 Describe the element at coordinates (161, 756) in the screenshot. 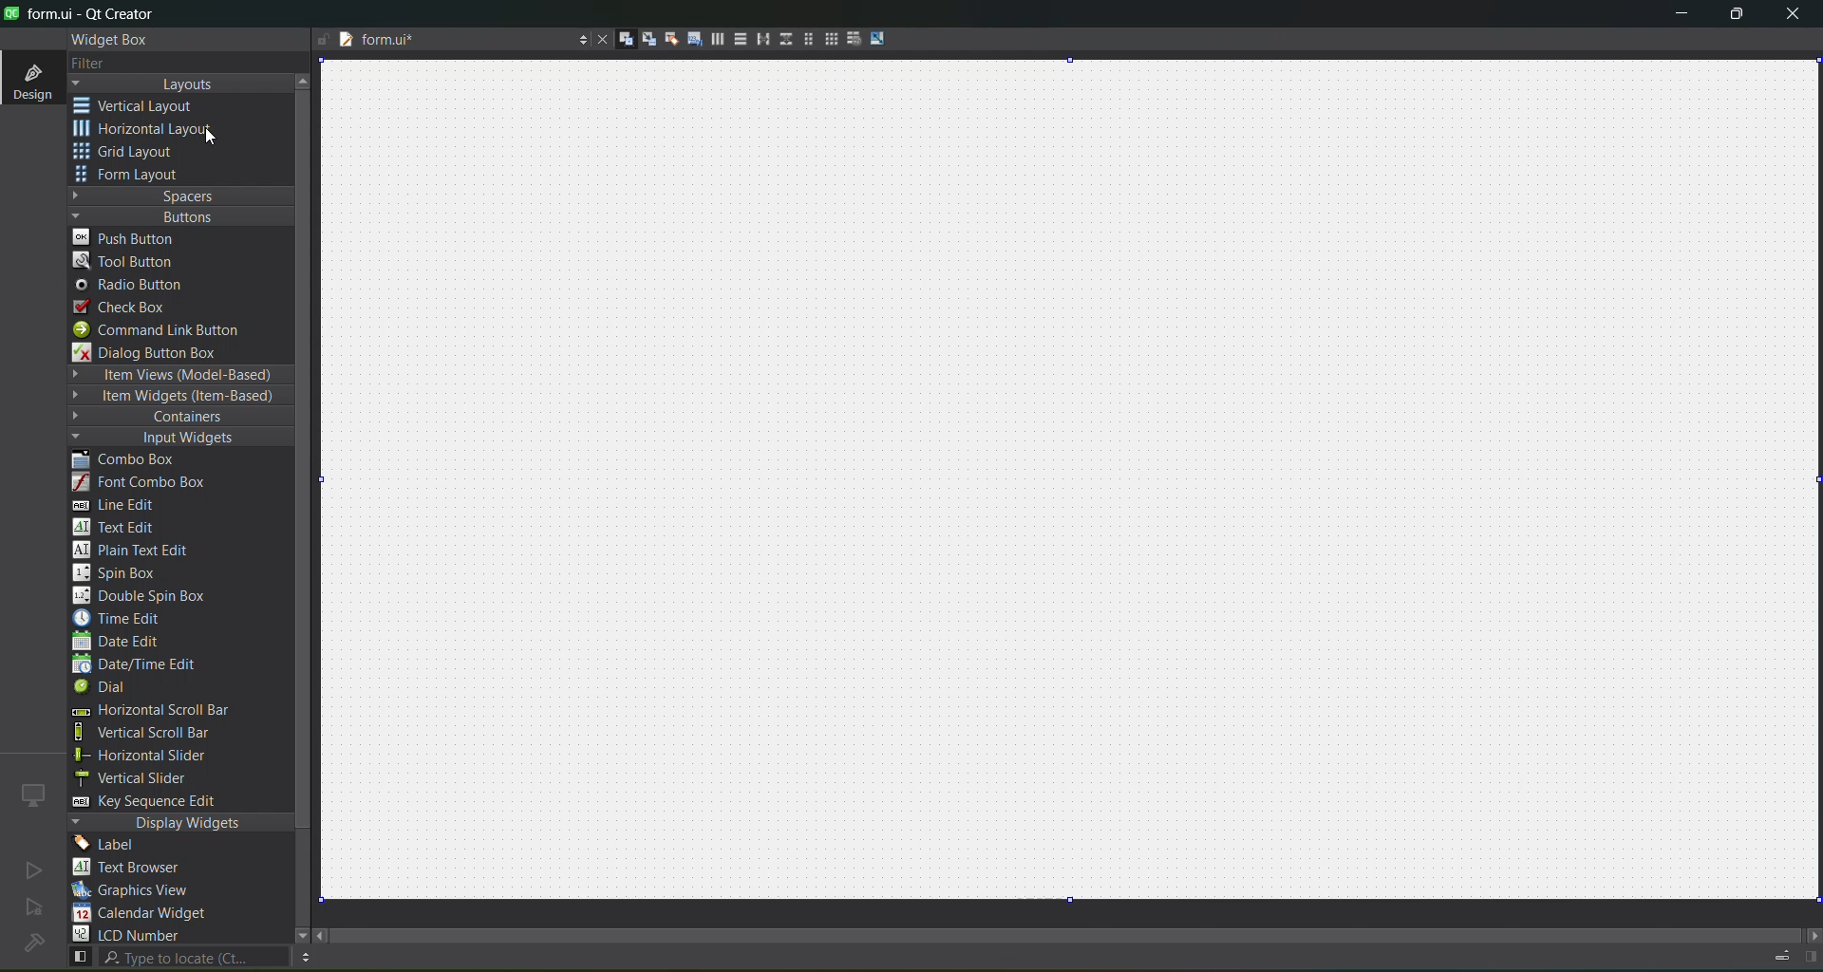

I see `horizontal slider` at that location.